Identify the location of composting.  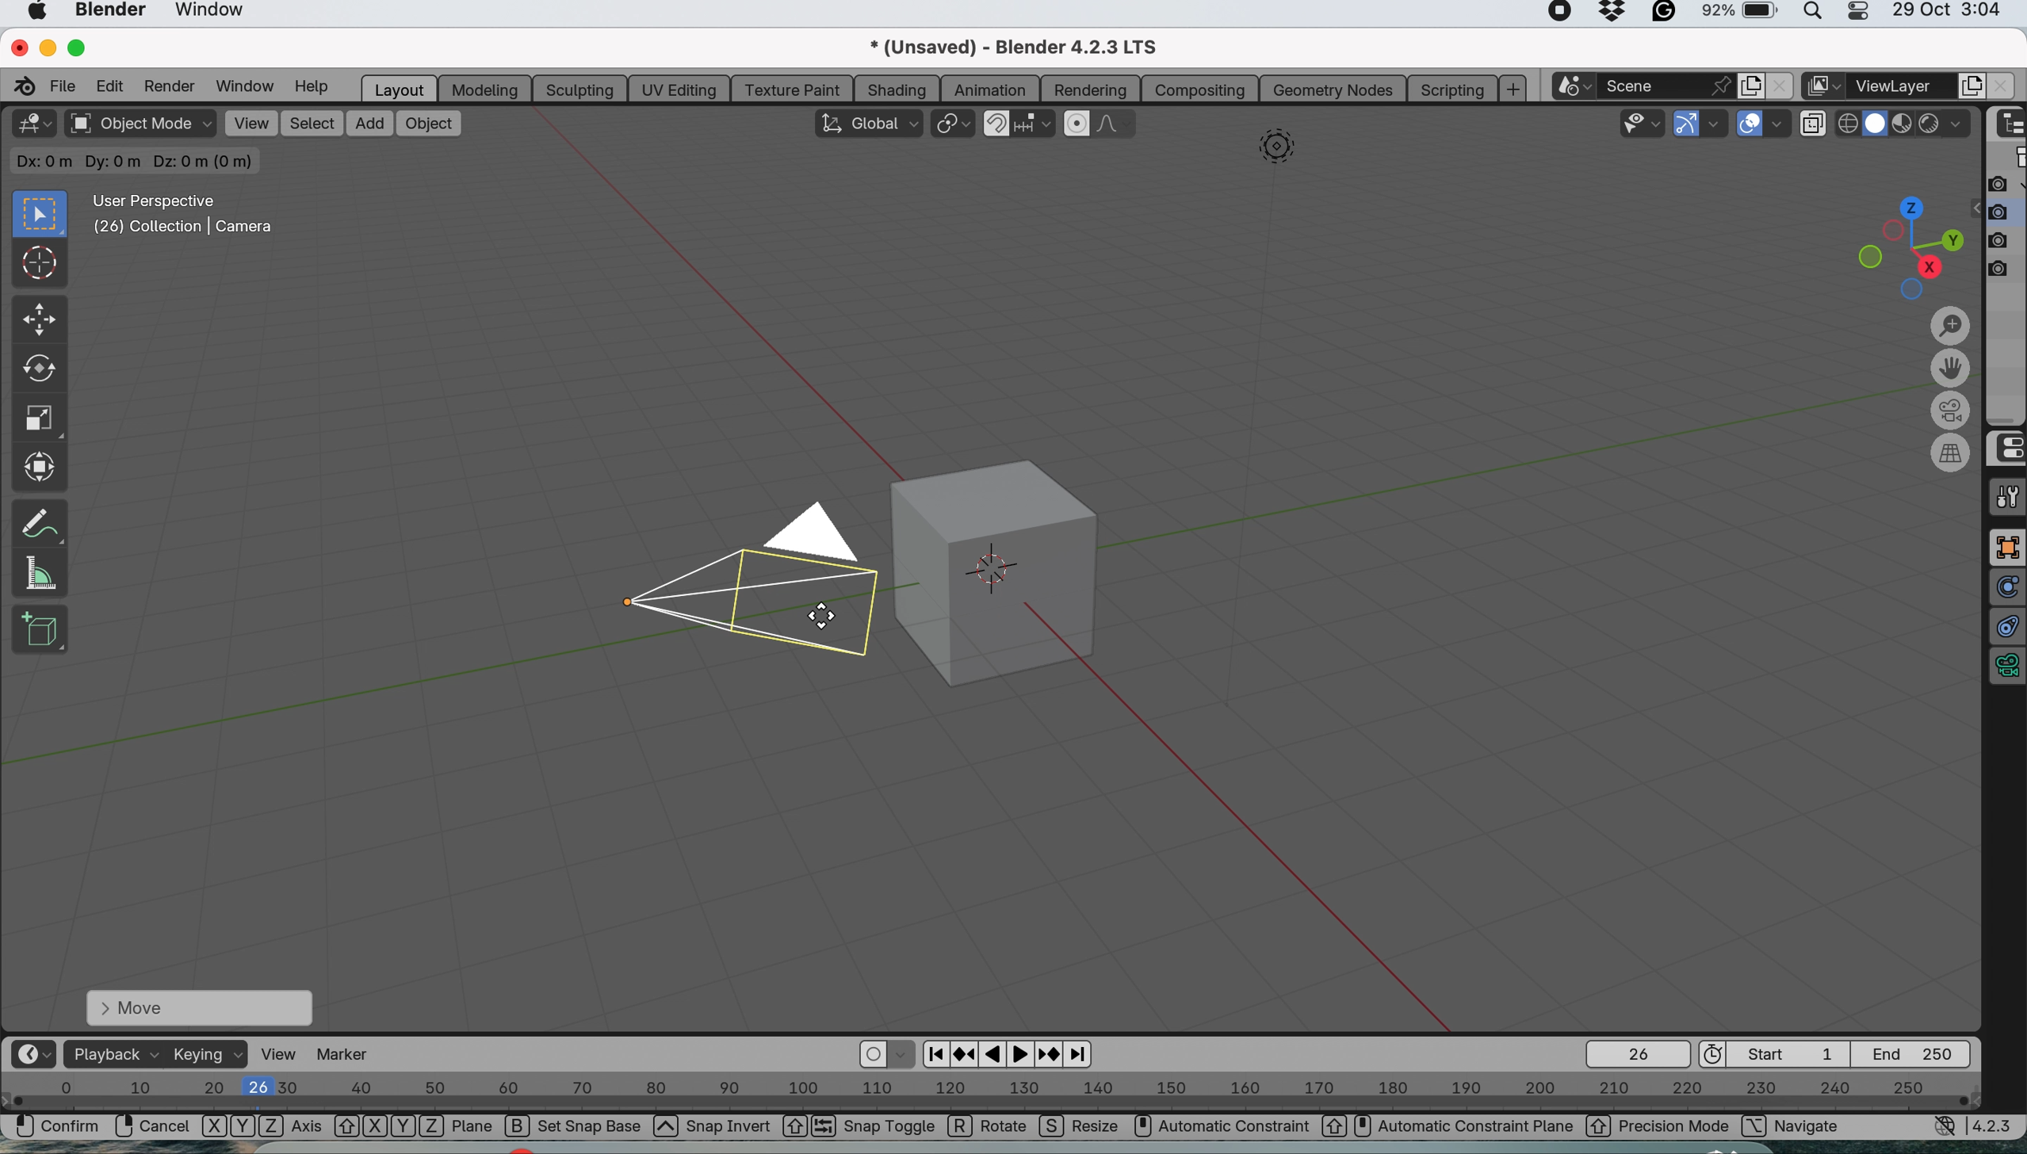
(1203, 89).